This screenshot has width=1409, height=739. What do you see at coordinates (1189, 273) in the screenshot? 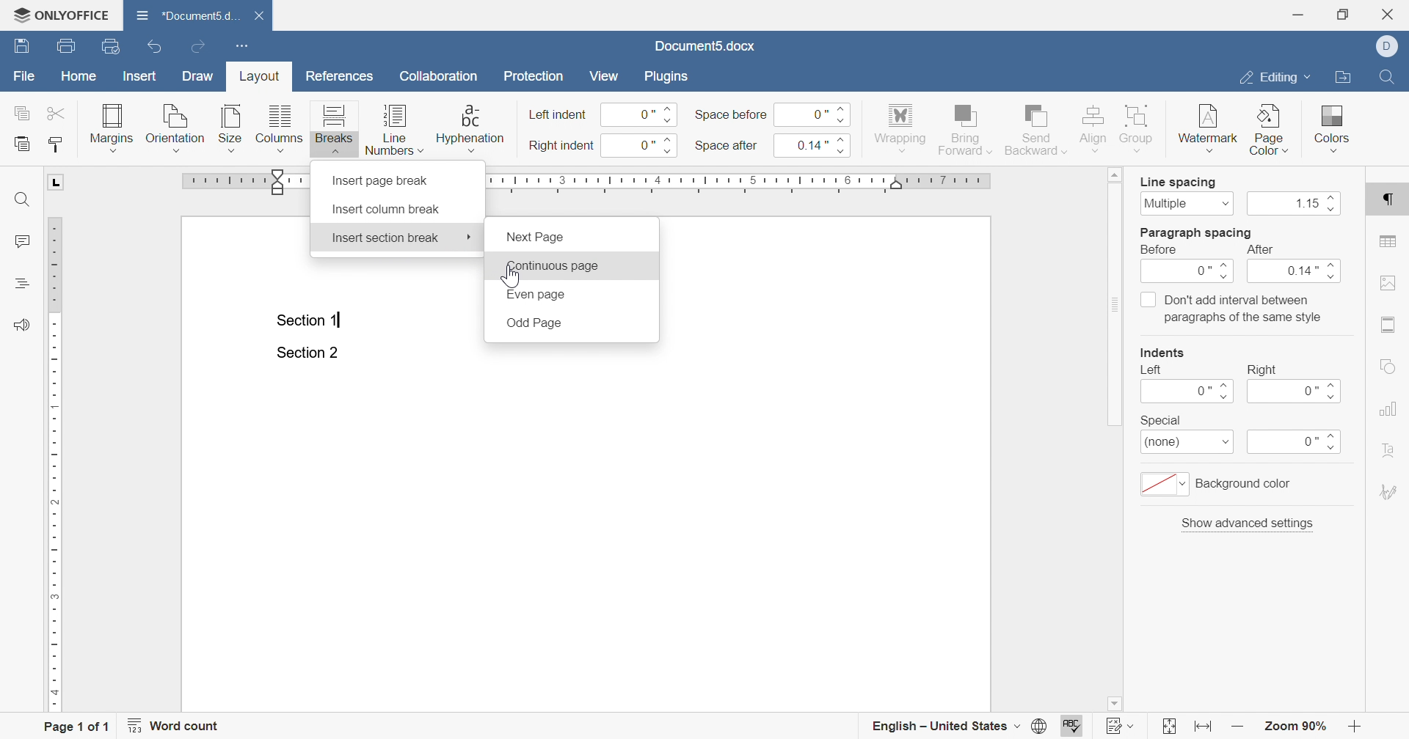
I see `0` at bounding box center [1189, 273].